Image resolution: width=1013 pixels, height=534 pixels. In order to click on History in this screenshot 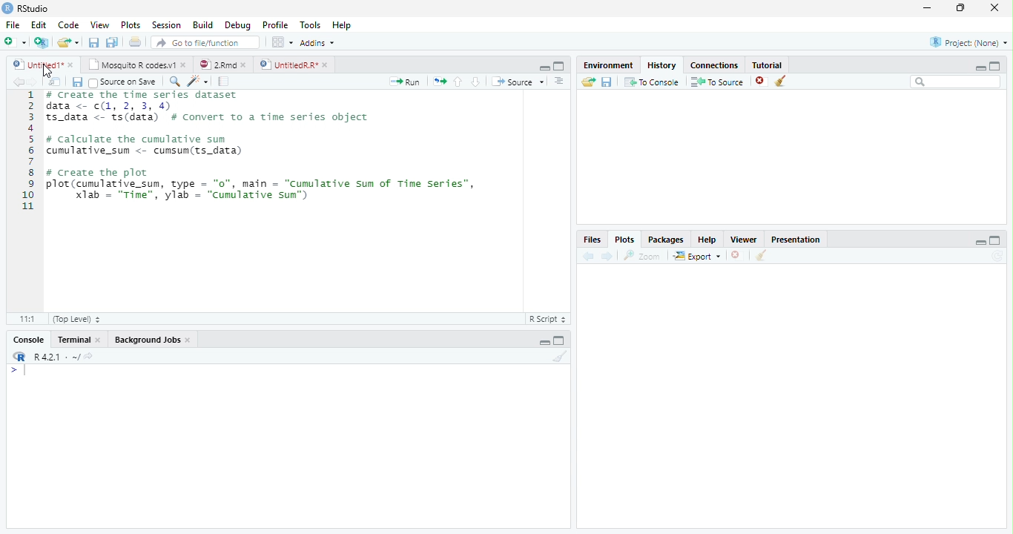, I will do `click(660, 65)`.